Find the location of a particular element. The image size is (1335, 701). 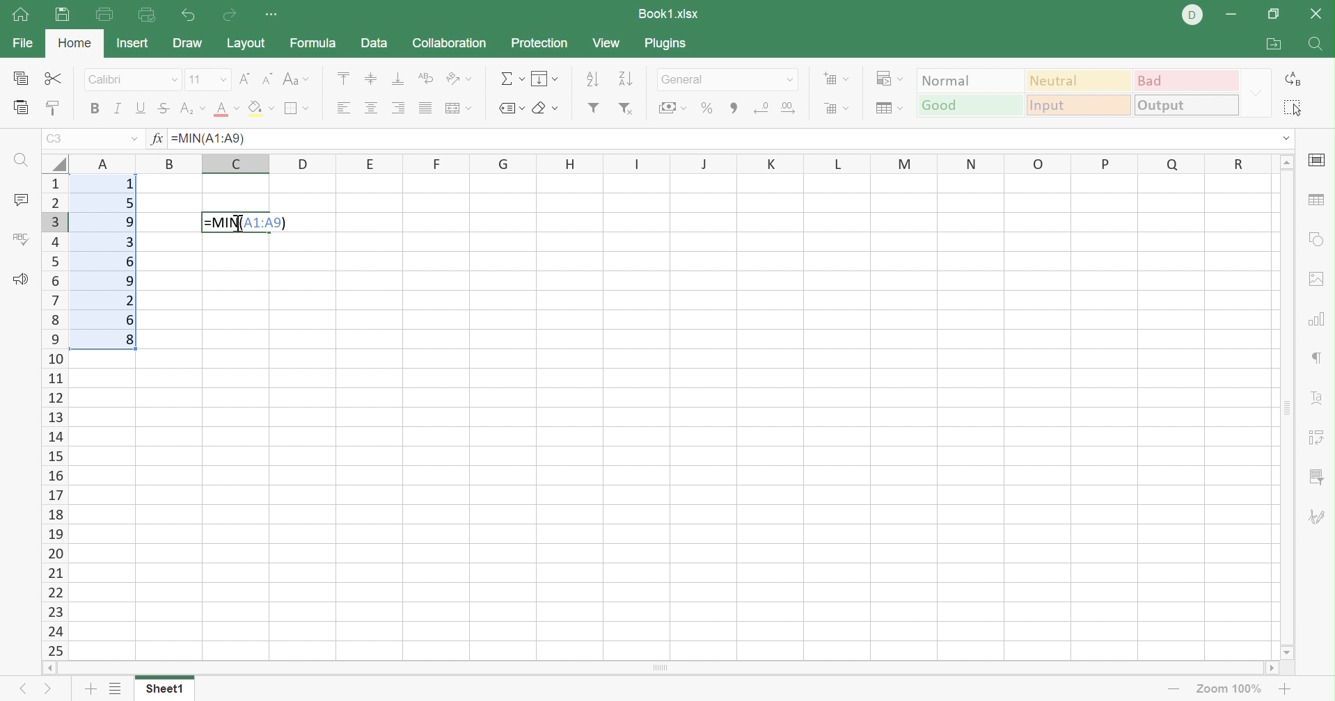

ollaboration is located at coordinates (451, 45).